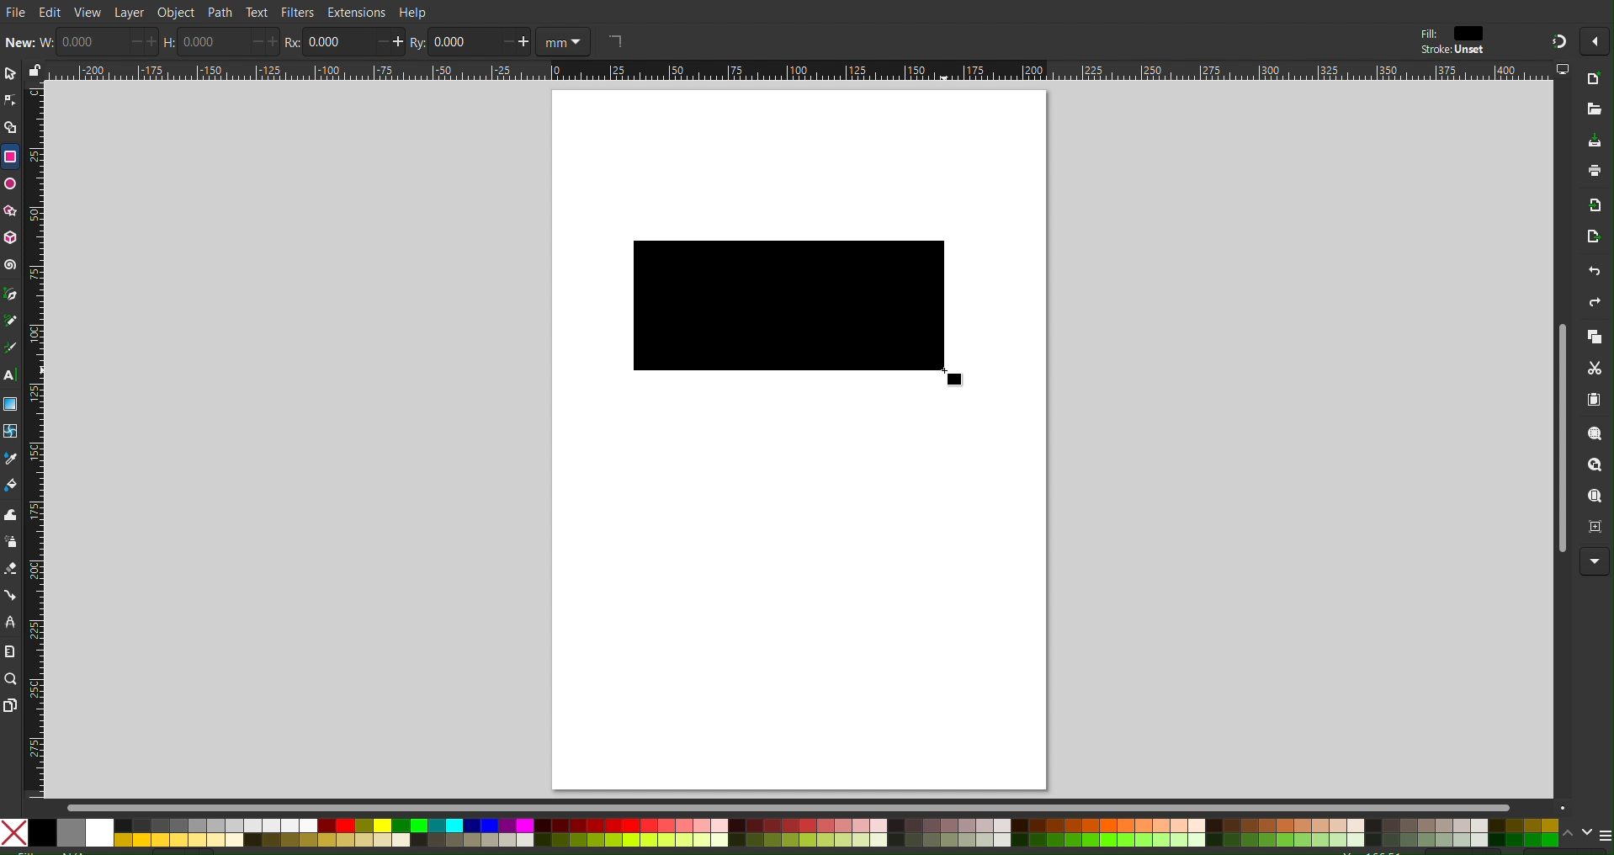  Describe the element at coordinates (10, 210) in the screenshot. I see `Polygon` at that location.